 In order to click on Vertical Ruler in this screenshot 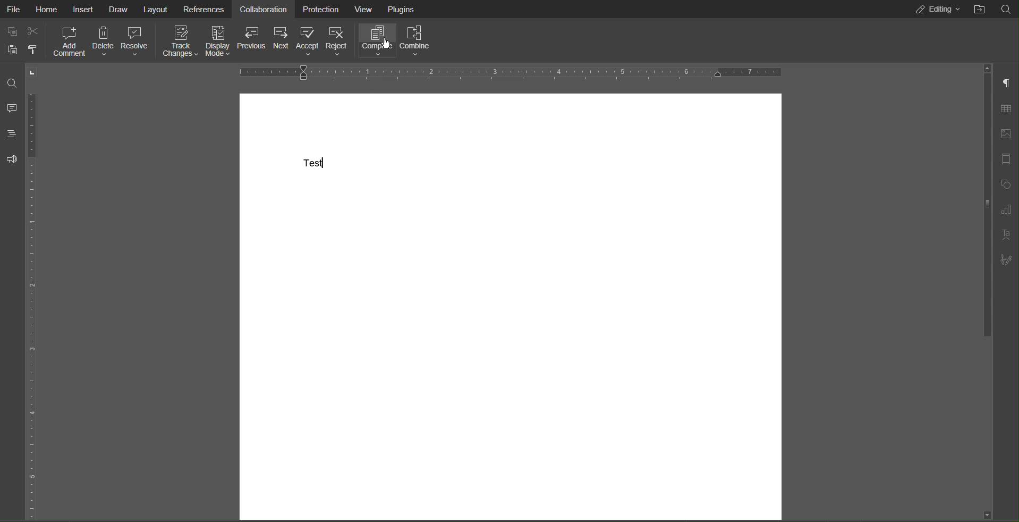, I will do `click(36, 294)`.